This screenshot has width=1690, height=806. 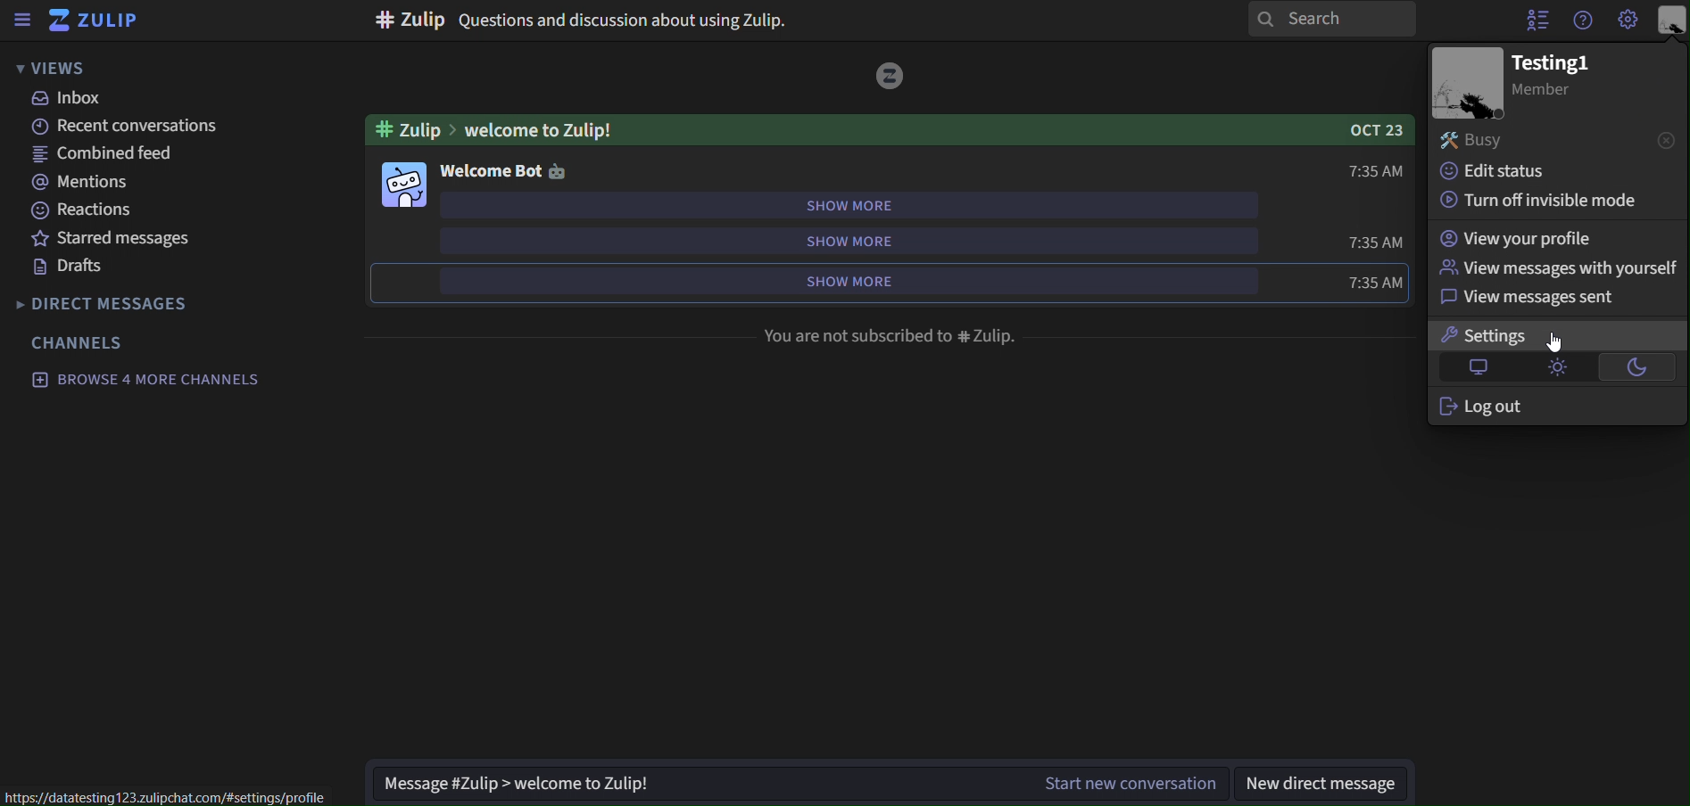 What do you see at coordinates (87, 183) in the screenshot?
I see `mentions` at bounding box center [87, 183].